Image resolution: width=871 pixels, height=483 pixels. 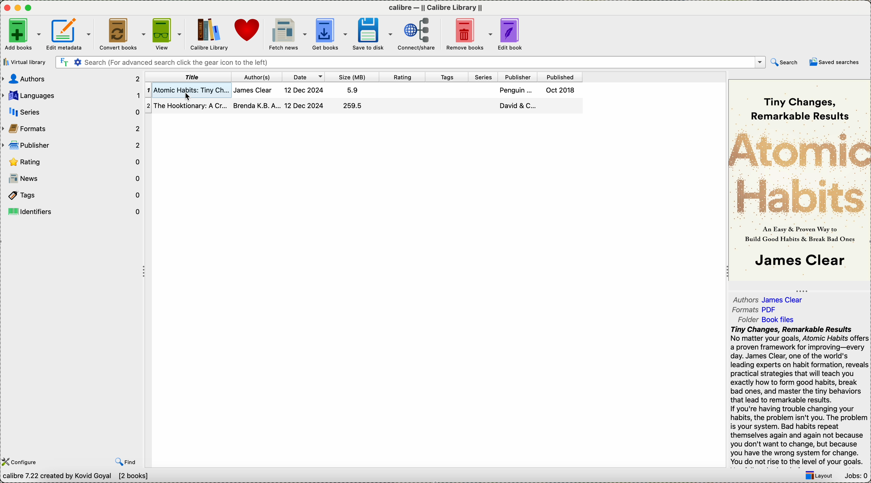 I want to click on The Hooktionary book, so click(x=364, y=105).